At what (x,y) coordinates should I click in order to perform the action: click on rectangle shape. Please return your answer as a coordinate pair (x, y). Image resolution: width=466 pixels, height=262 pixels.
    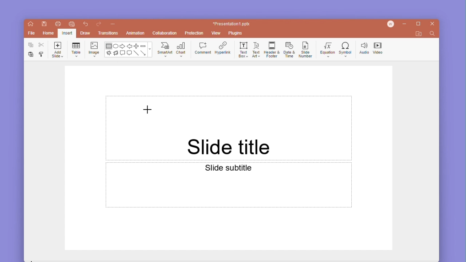
    Looking at the image, I should click on (108, 46).